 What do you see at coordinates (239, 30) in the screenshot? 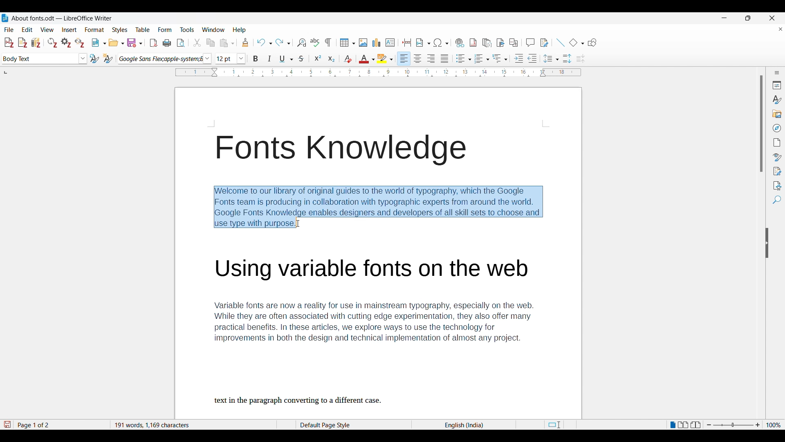
I see `Help menu` at bounding box center [239, 30].